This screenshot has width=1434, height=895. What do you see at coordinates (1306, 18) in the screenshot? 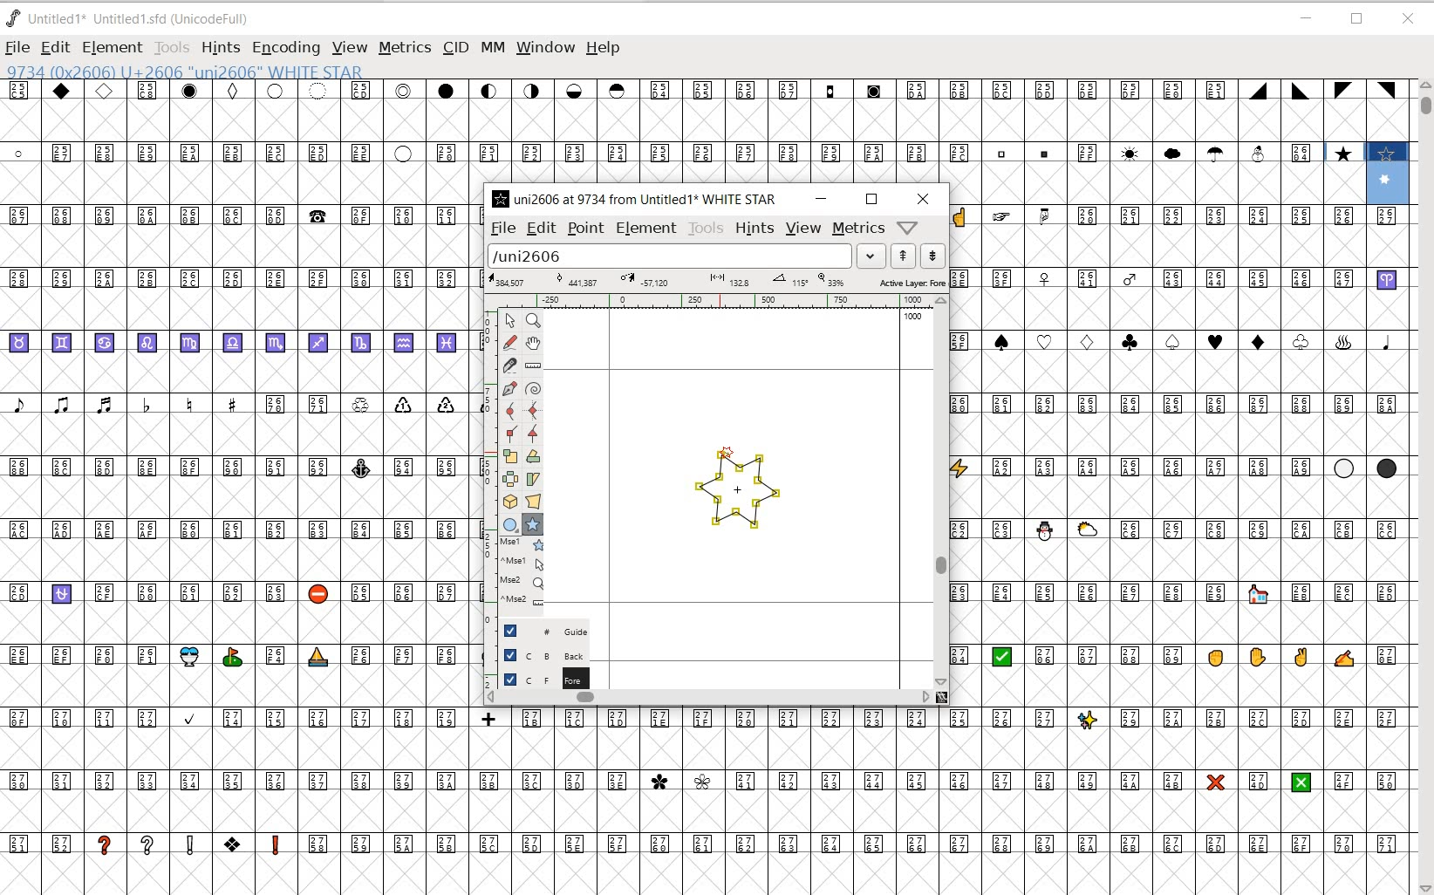
I see `MINIMIZE` at bounding box center [1306, 18].